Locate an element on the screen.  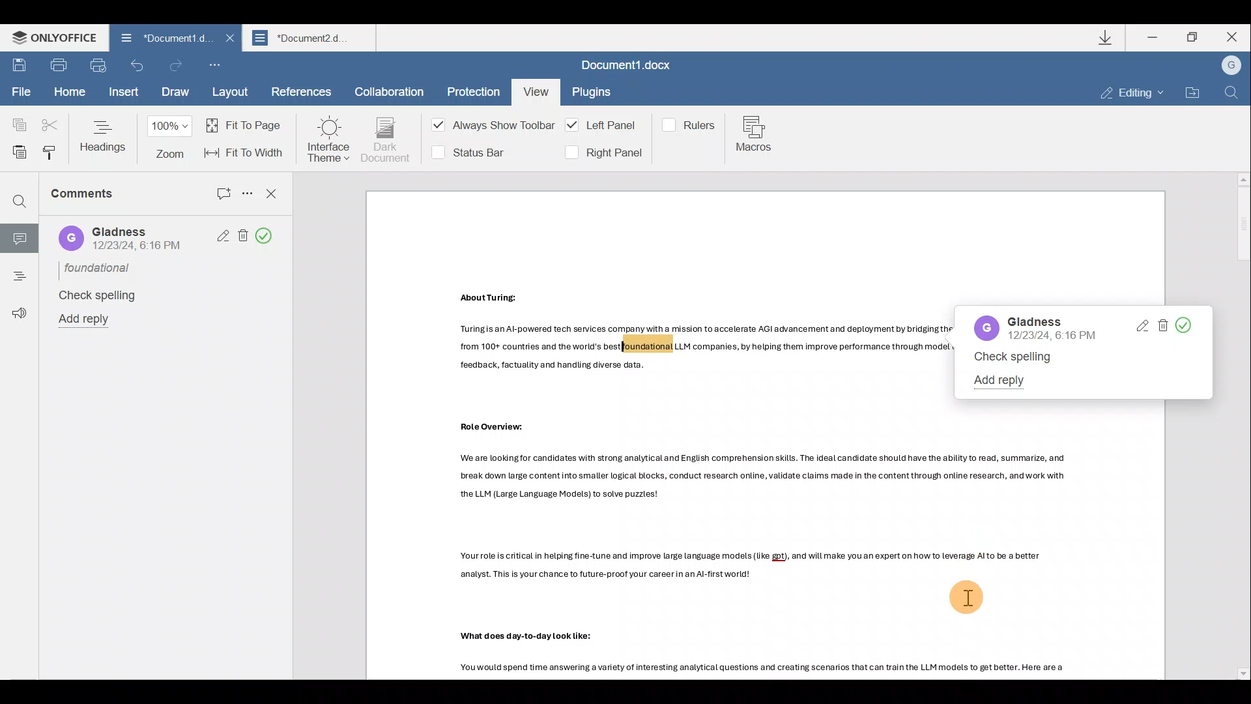
Check spelling is located at coordinates (95, 295).